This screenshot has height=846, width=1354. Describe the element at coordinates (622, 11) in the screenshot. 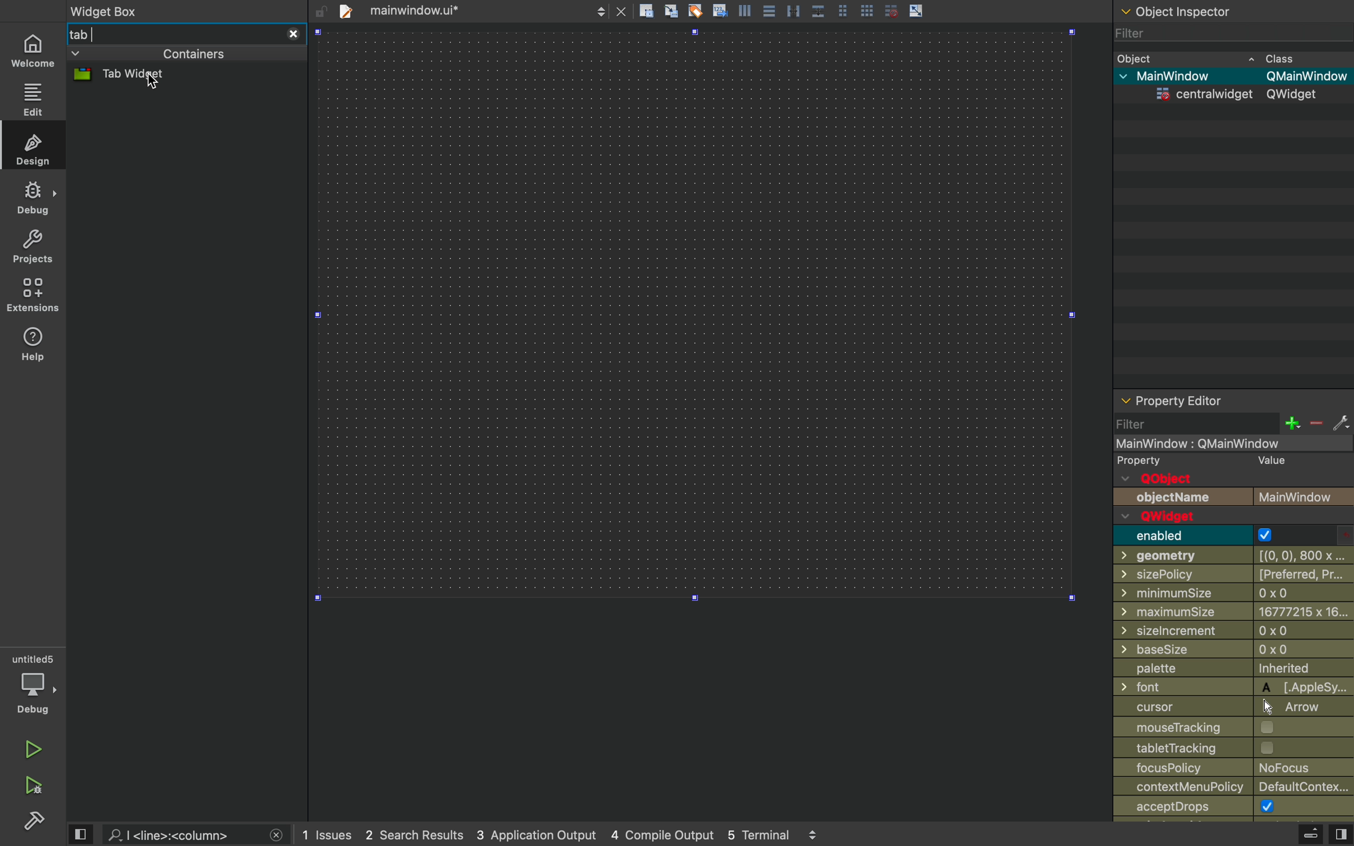

I see `close` at that location.